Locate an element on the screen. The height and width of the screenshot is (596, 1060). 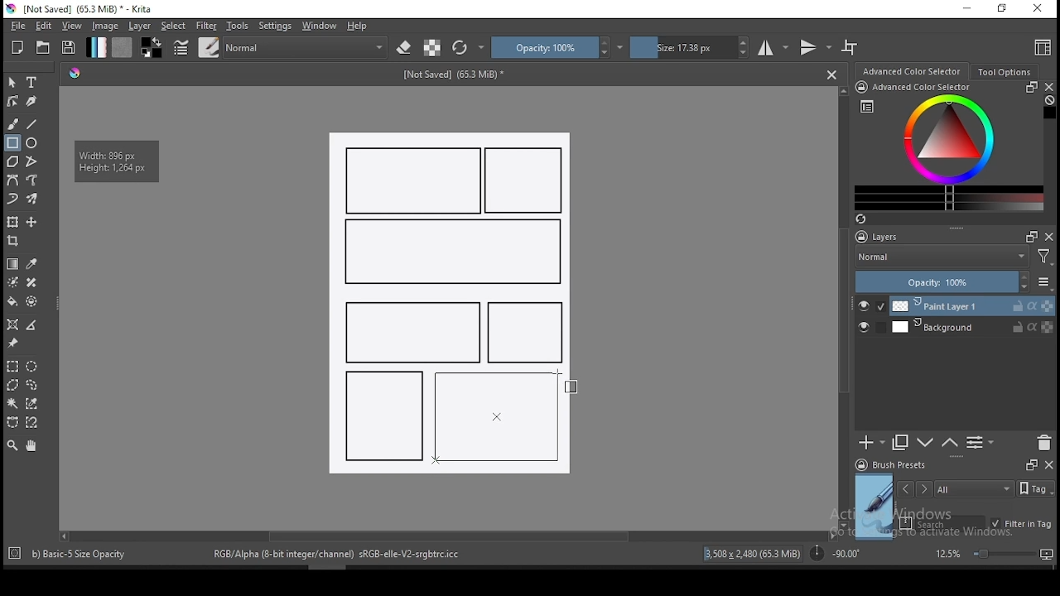
blending mode is located at coordinates (306, 47).